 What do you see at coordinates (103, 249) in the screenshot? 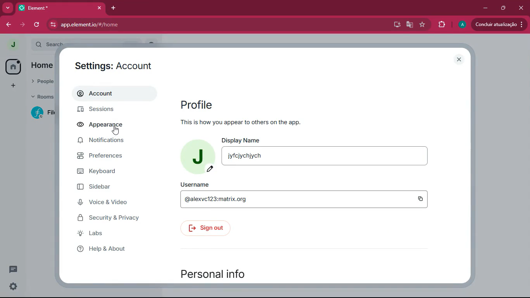
I see `Help & About` at bounding box center [103, 249].